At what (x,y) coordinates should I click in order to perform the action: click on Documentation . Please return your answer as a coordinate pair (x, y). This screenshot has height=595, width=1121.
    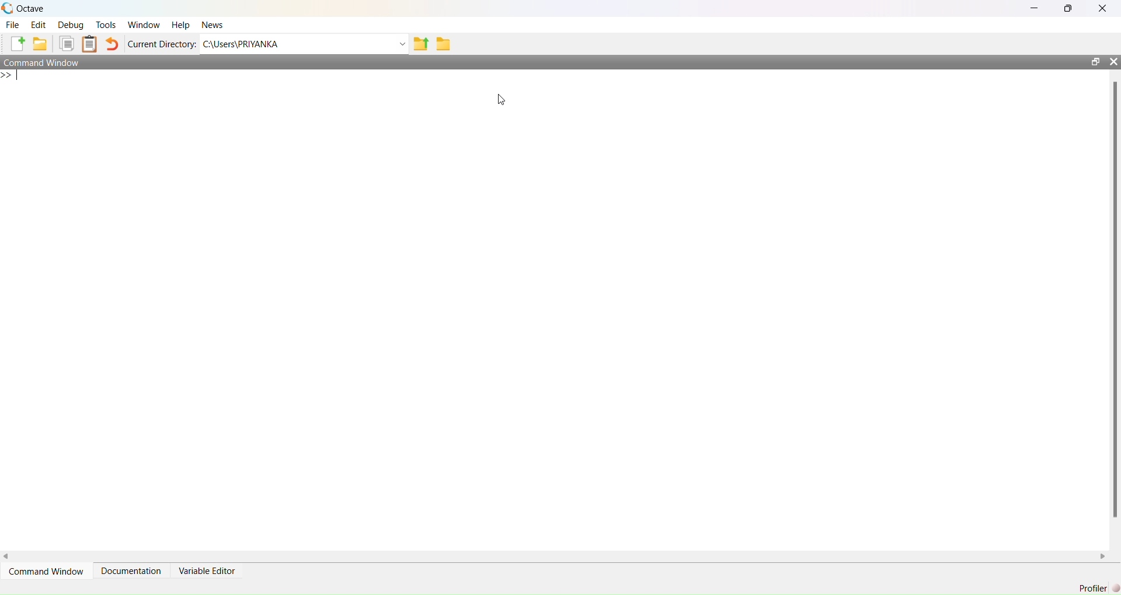
    Looking at the image, I should click on (131, 571).